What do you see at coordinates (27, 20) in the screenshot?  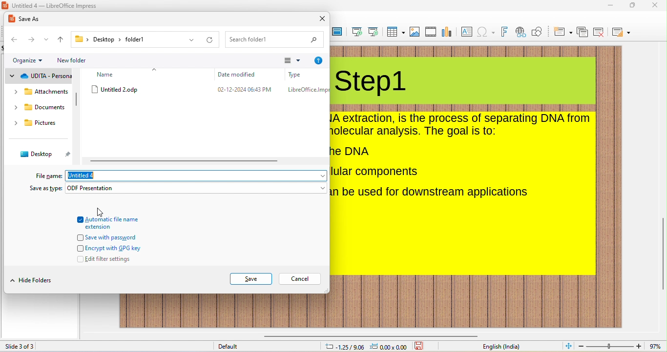 I see `save as` at bounding box center [27, 20].